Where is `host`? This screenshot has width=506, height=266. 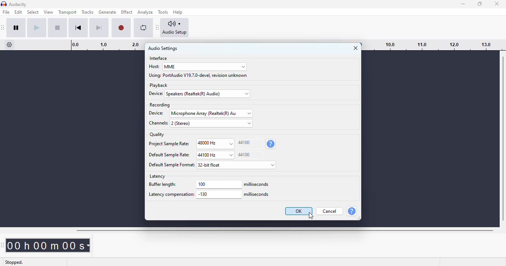
host is located at coordinates (154, 66).